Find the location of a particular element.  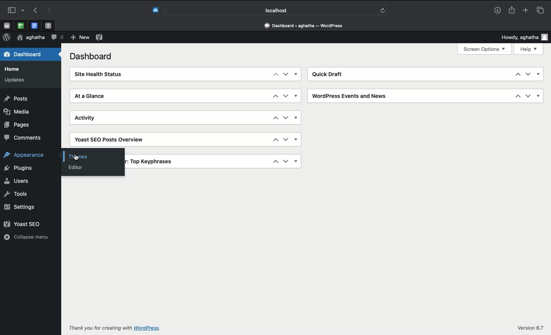

Editor is located at coordinates (78, 168).